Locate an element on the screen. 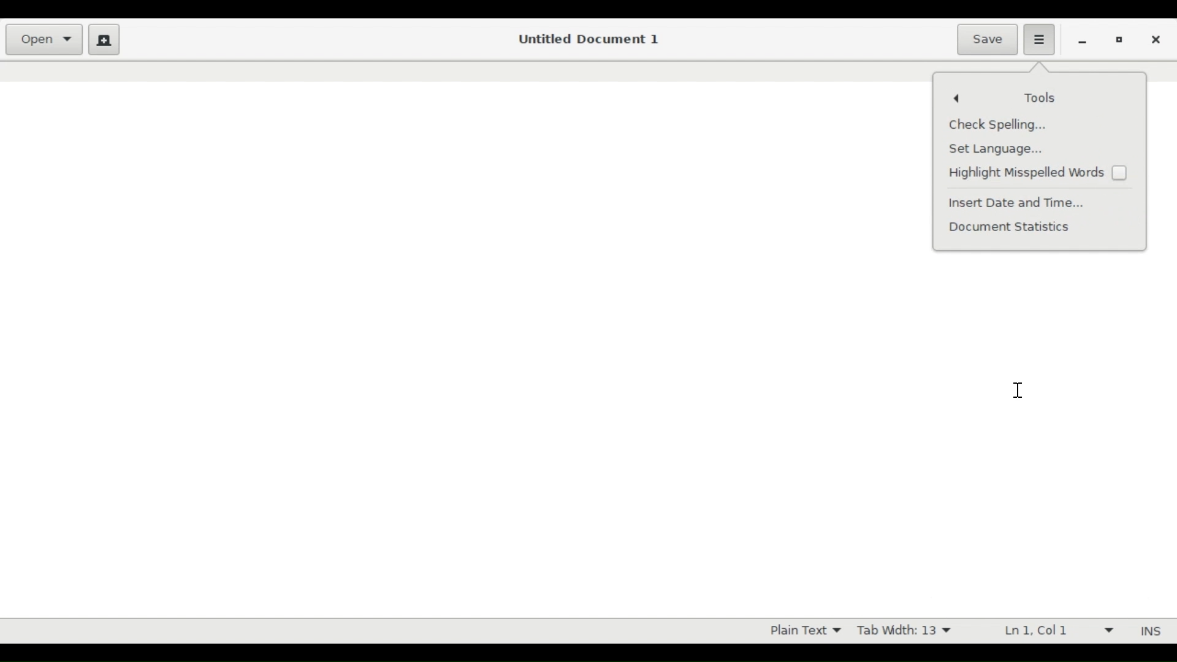  Plain Text is located at coordinates (800, 630).